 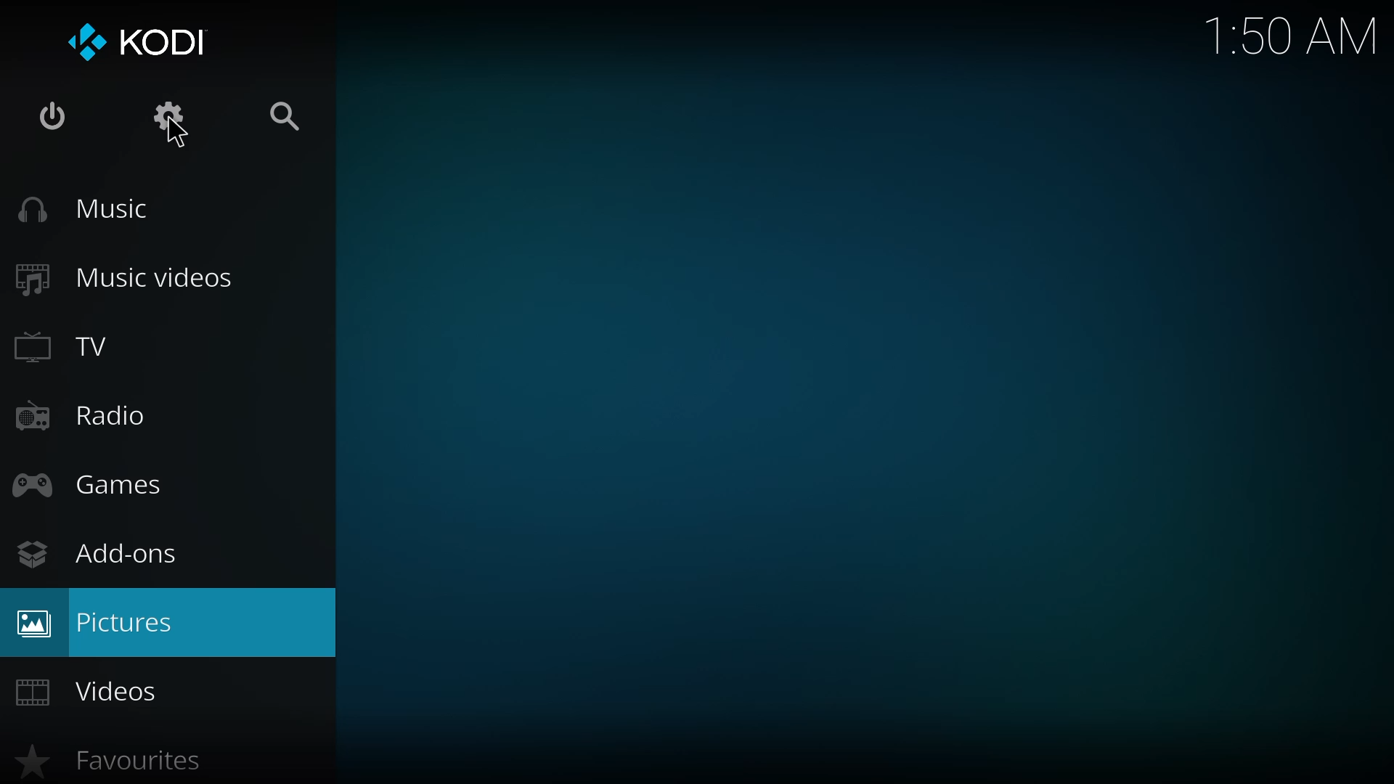 What do you see at coordinates (48, 116) in the screenshot?
I see `power` at bounding box center [48, 116].